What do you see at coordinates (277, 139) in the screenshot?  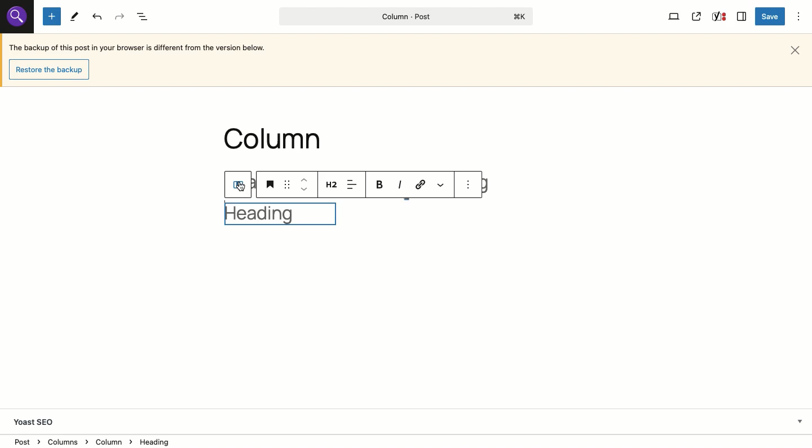 I see `column` at bounding box center [277, 139].